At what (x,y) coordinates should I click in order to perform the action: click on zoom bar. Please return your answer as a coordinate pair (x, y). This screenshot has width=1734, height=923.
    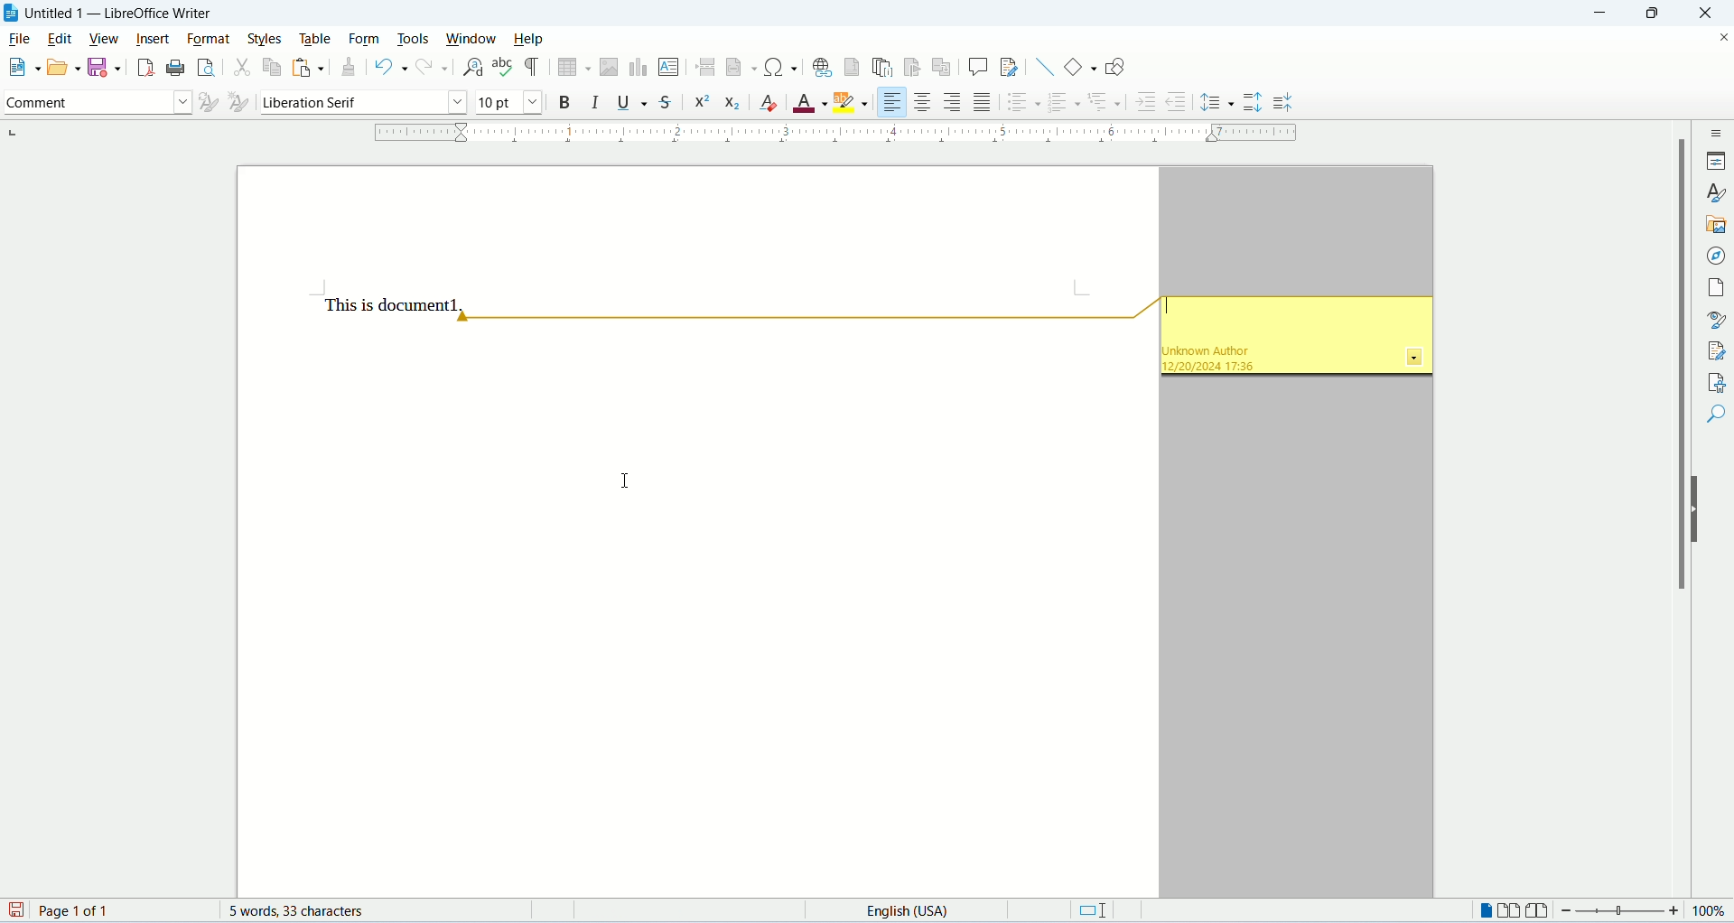
    Looking at the image, I should click on (1621, 909).